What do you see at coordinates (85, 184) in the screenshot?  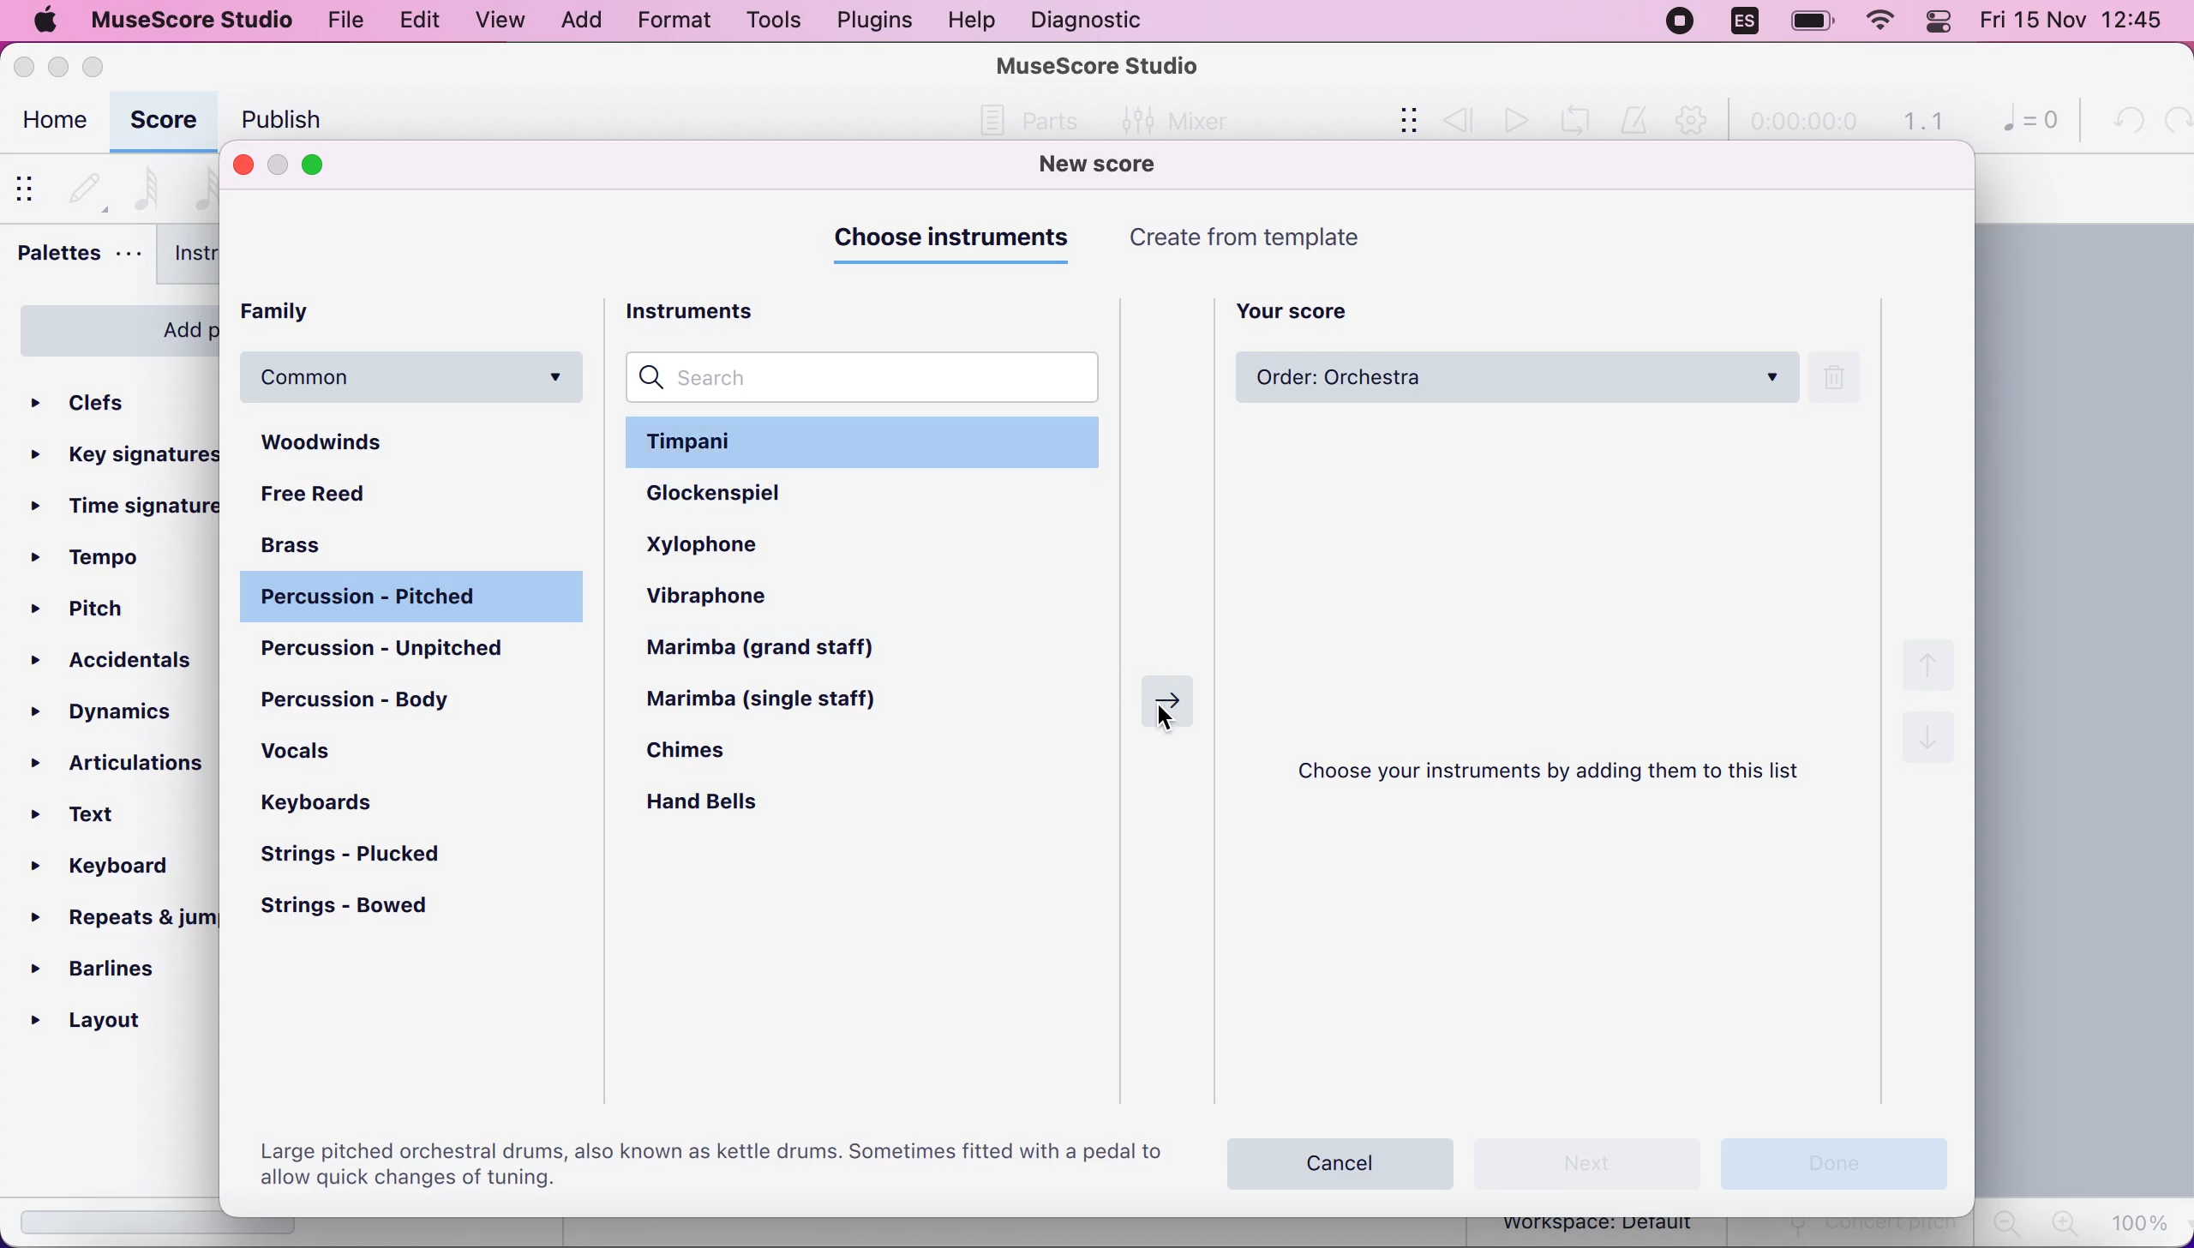 I see `default` at bounding box center [85, 184].